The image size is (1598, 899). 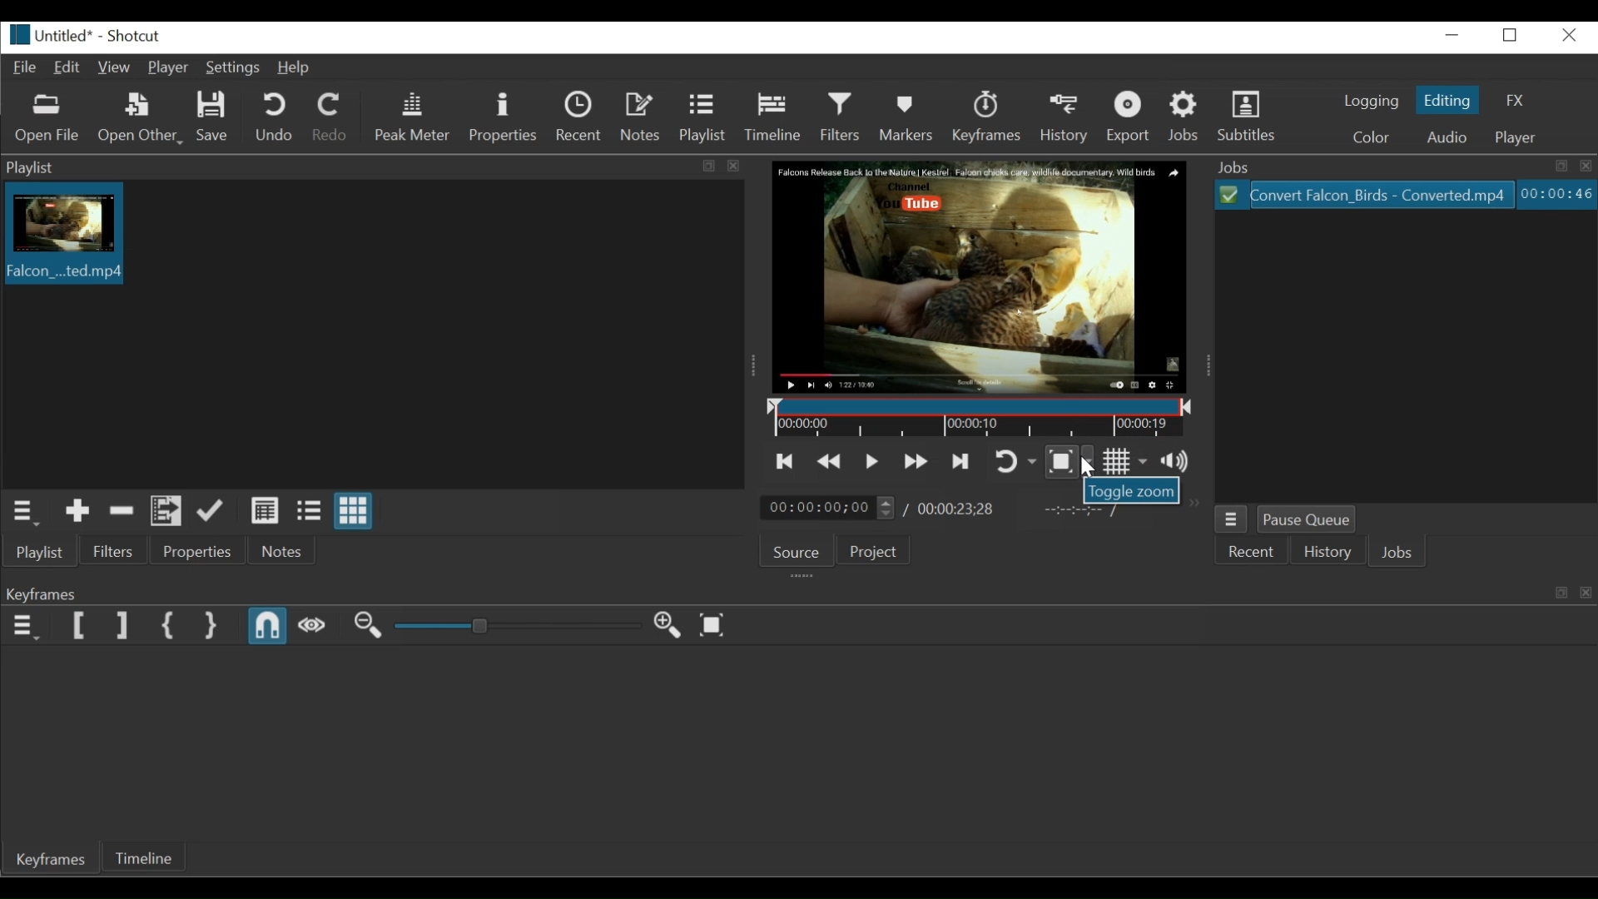 I want to click on Jobs Panel, so click(x=1399, y=166).